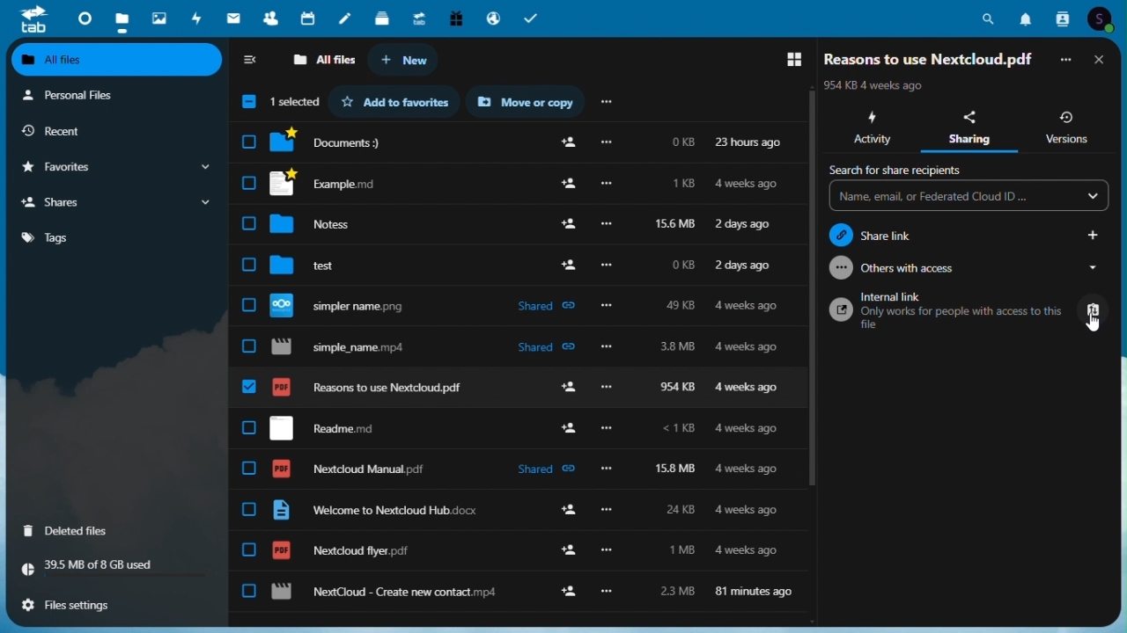  Describe the element at coordinates (608, 266) in the screenshot. I see `` at that location.